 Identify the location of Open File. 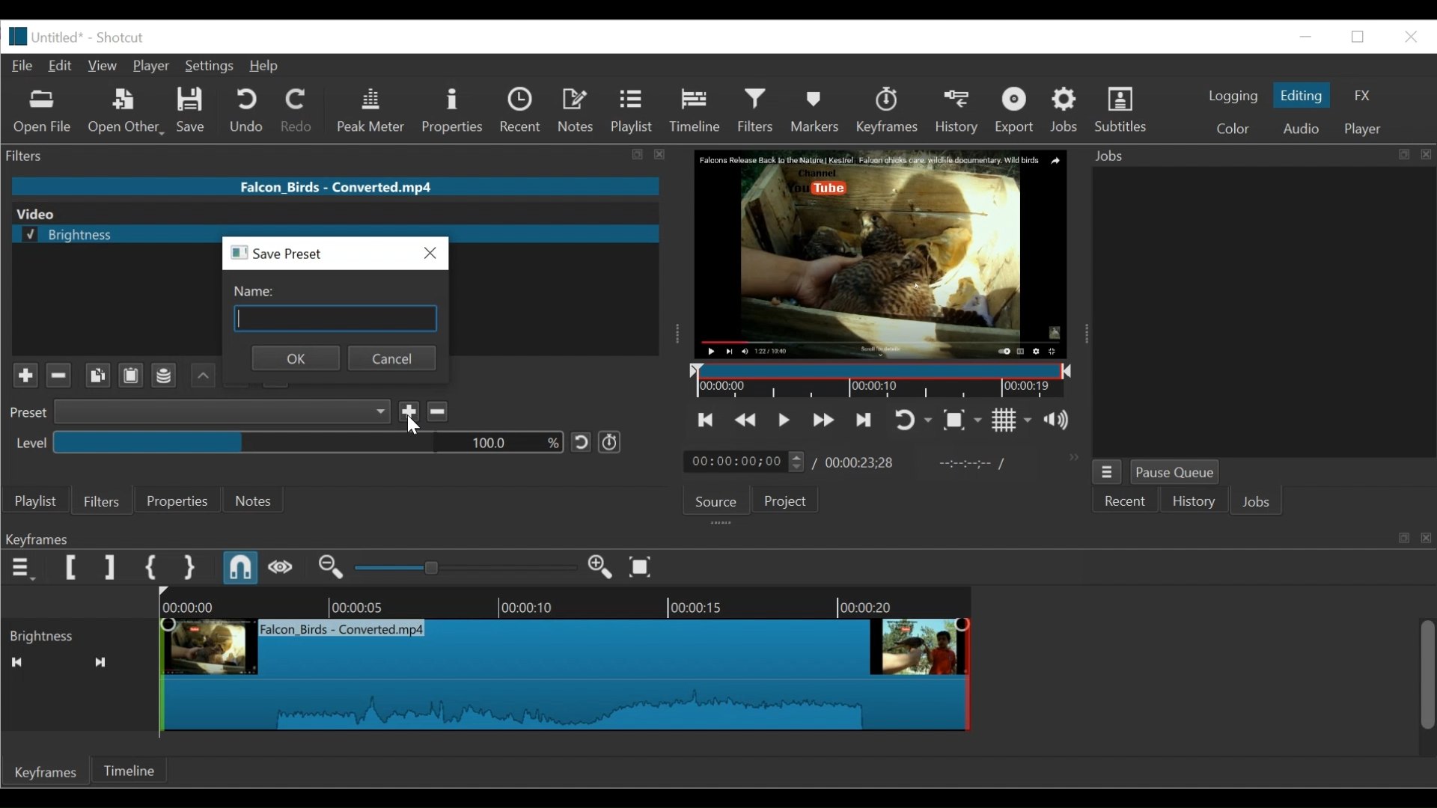
(43, 113).